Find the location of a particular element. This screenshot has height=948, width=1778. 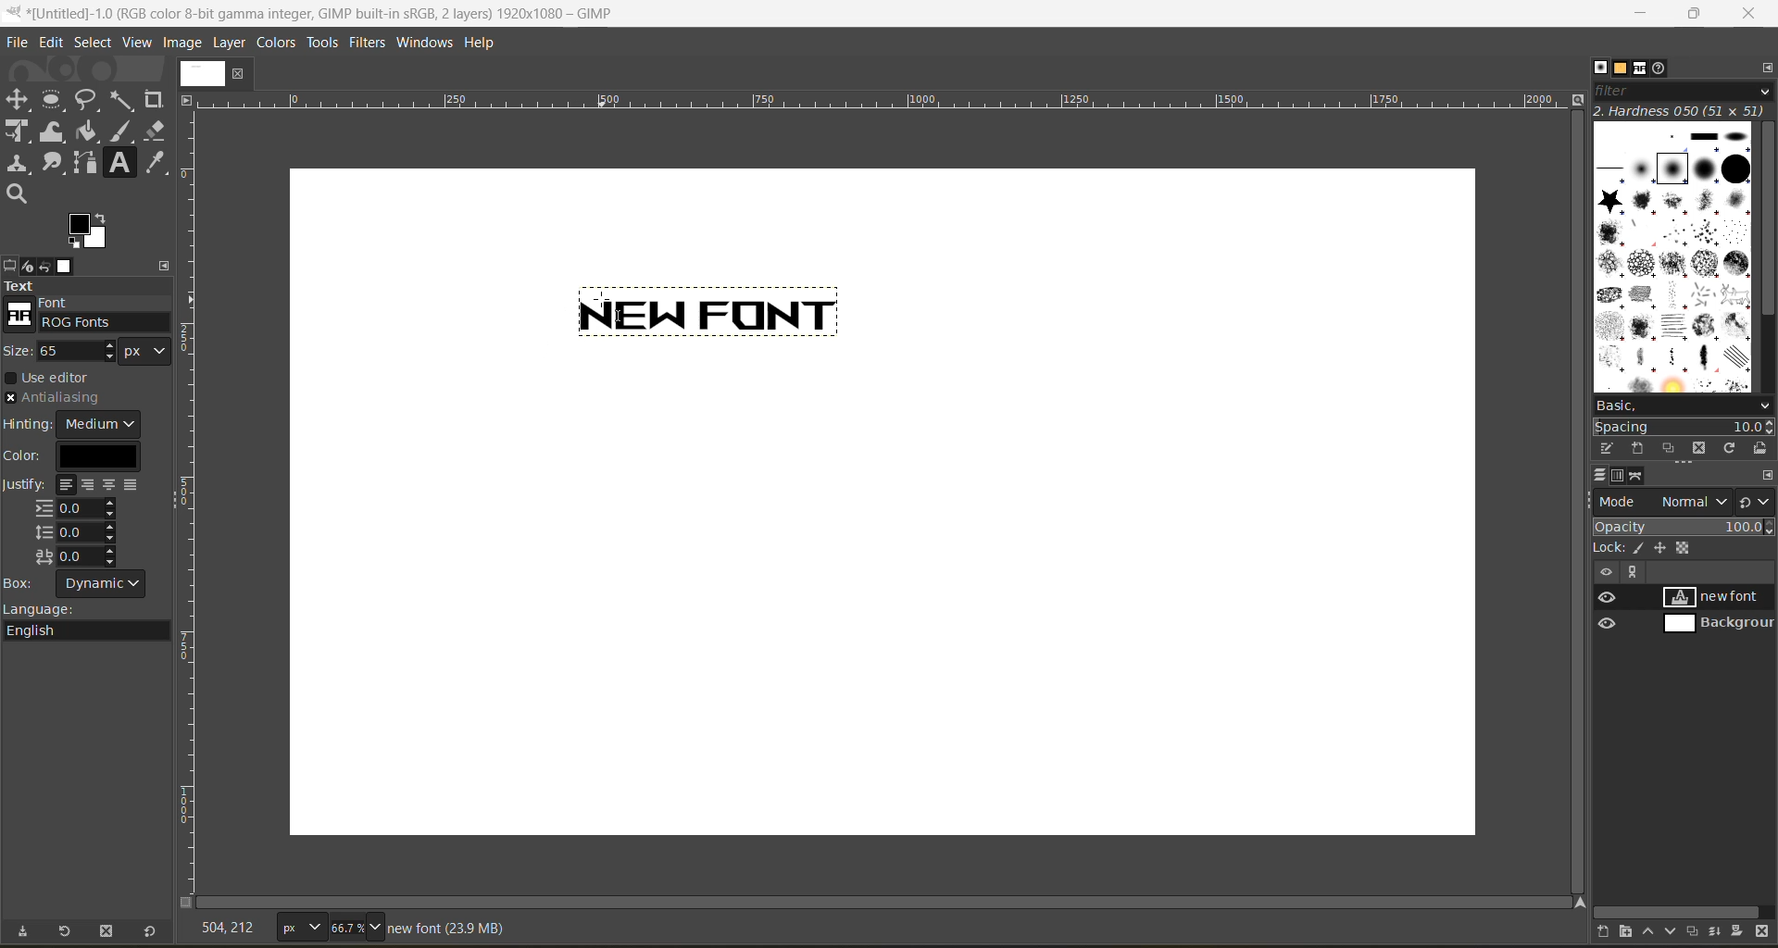

raise this layer is located at coordinates (1649, 932).